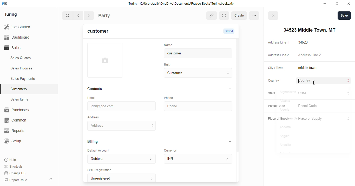  What do you see at coordinates (122, 105) in the screenshot?
I see `john@doe.com` at bounding box center [122, 105].